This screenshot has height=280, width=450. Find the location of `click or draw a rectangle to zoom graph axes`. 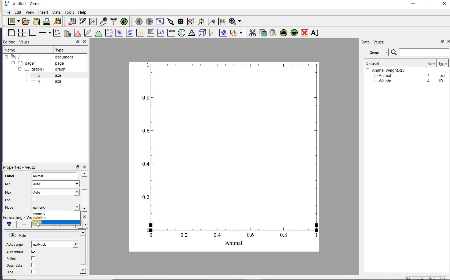

click or draw a rectangle to zoom graph axes is located at coordinates (190, 22).